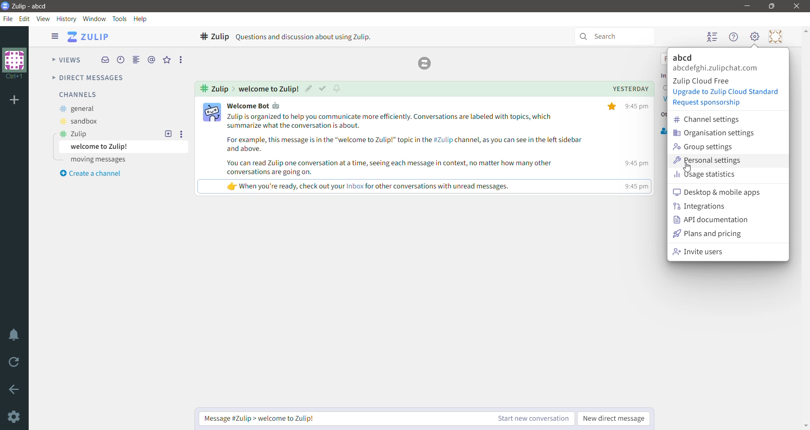 The width and height of the screenshot is (810, 430). I want to click on welcome to Zulip, so click(123, 147).